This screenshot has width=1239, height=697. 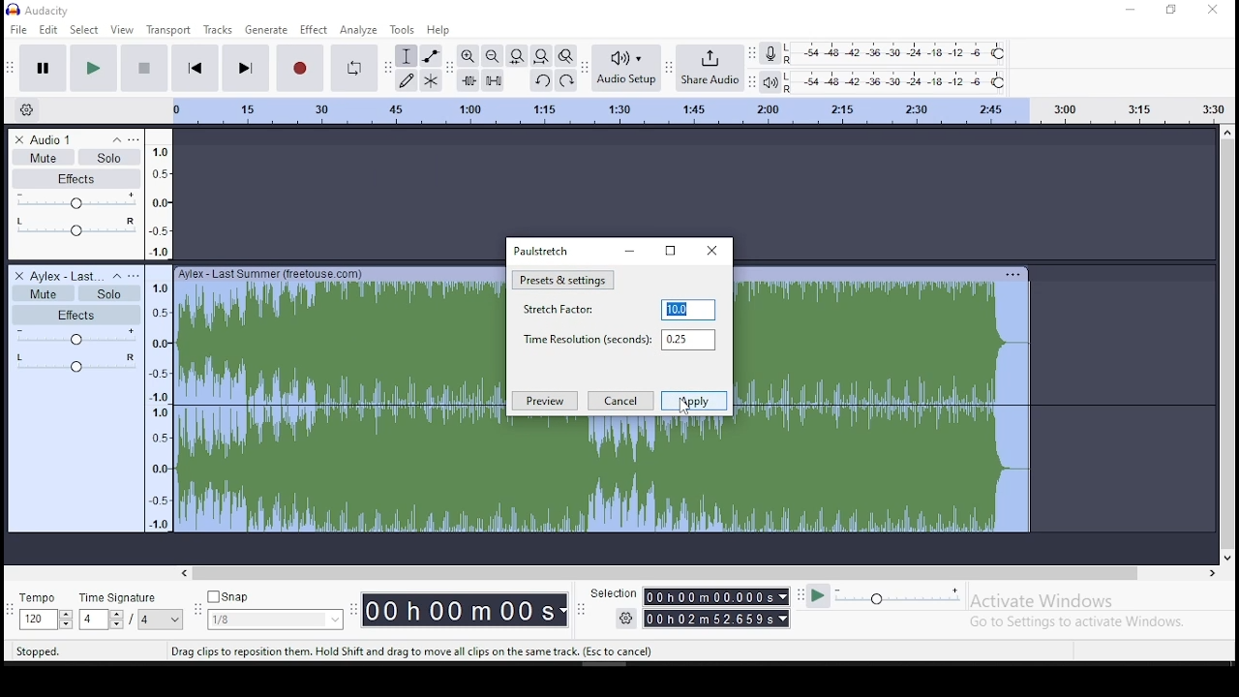 What do you see at coordinates (18, 137) in the screenshot?
I see `delete track` at bounding box center [18, 137].